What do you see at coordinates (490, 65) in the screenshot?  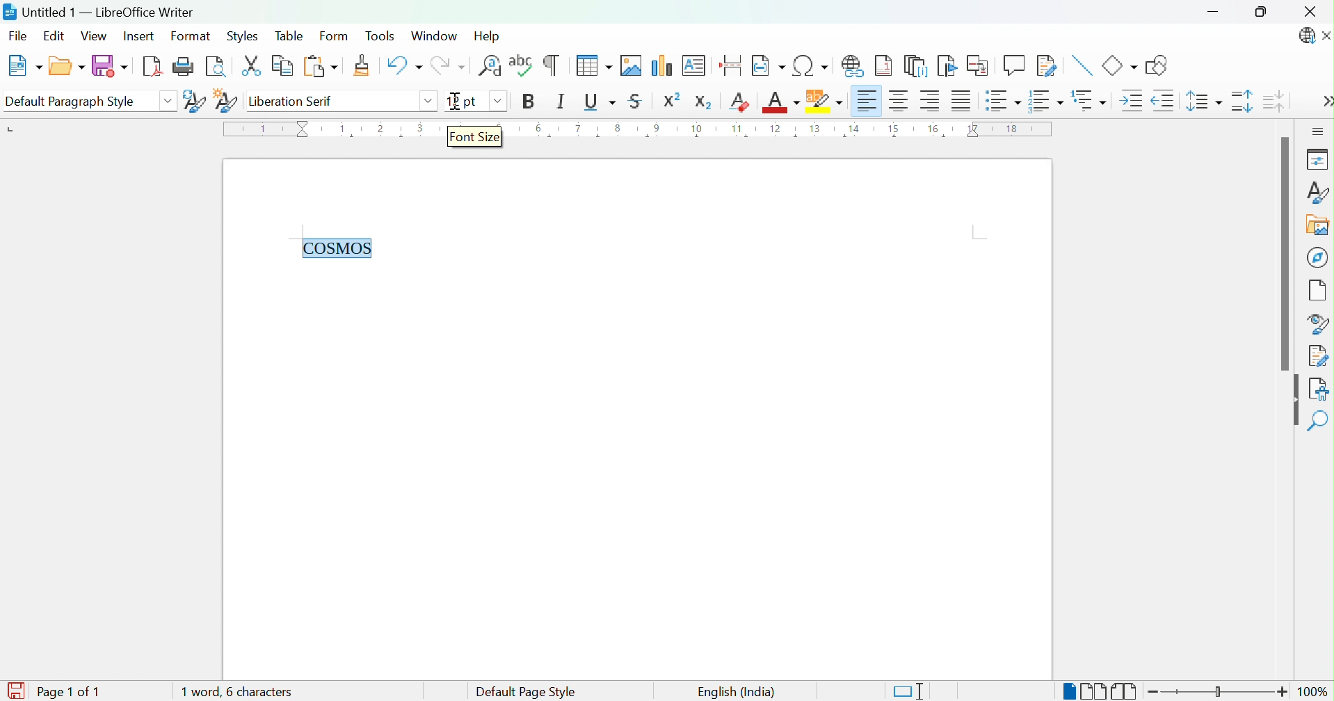 I see `Find and Replace` at bounding box center [490, 65].